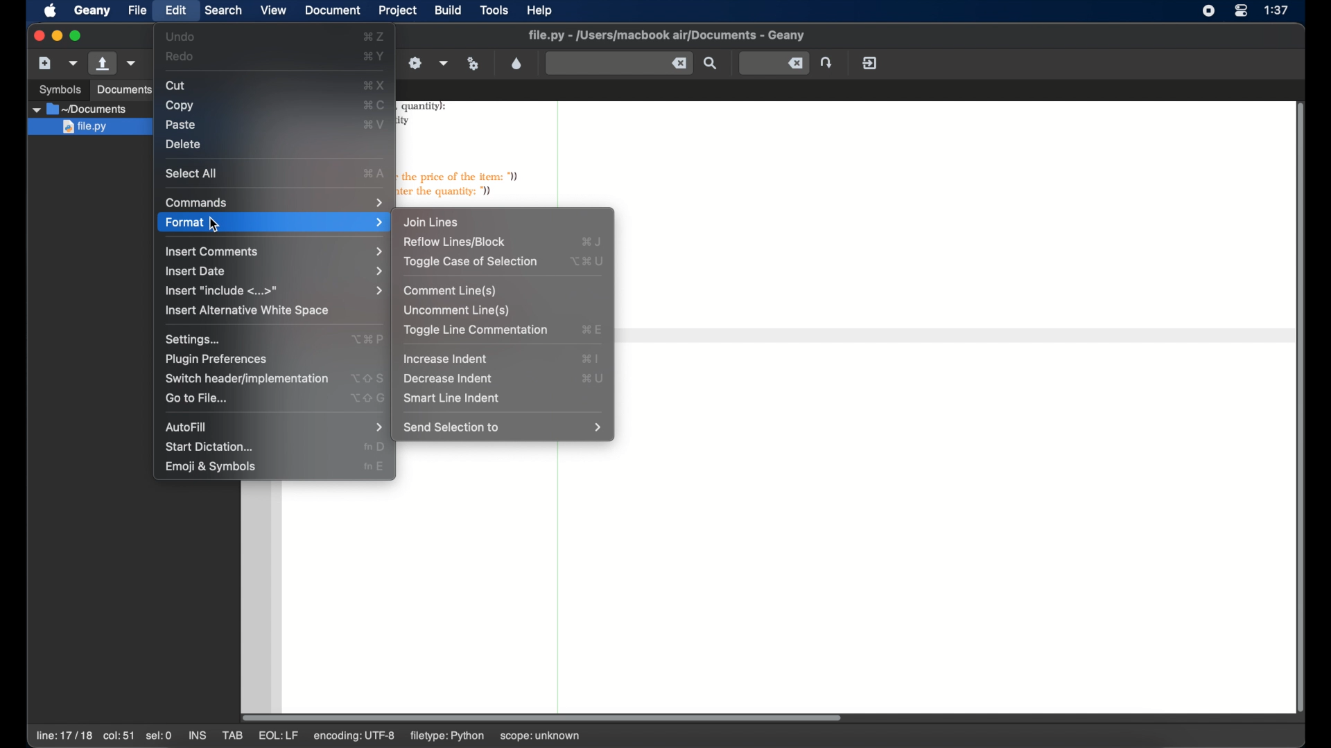  Describe the element at coordinates (137, 10) in the screenshot. I see `file` at that location.